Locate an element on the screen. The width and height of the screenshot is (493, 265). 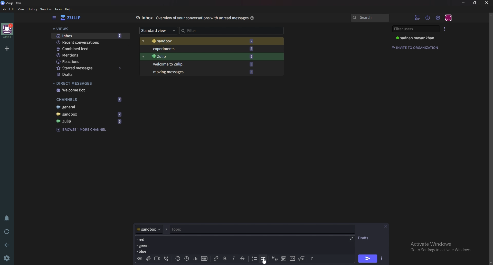
Italic is located at coordinates (234, 259).